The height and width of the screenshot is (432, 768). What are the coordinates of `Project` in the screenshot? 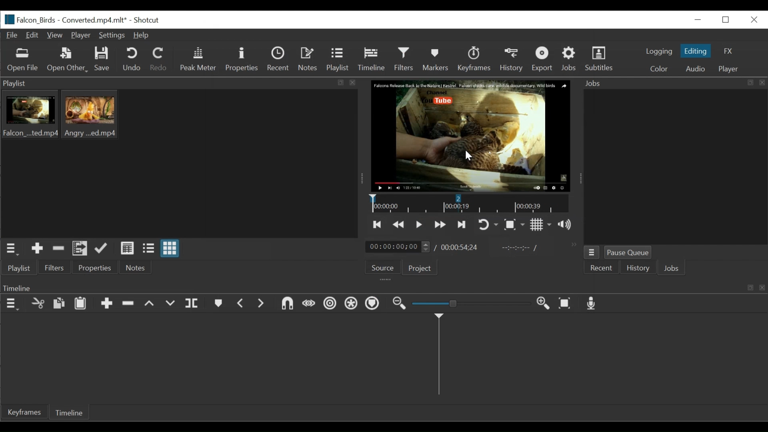 It's located at (421, 268).